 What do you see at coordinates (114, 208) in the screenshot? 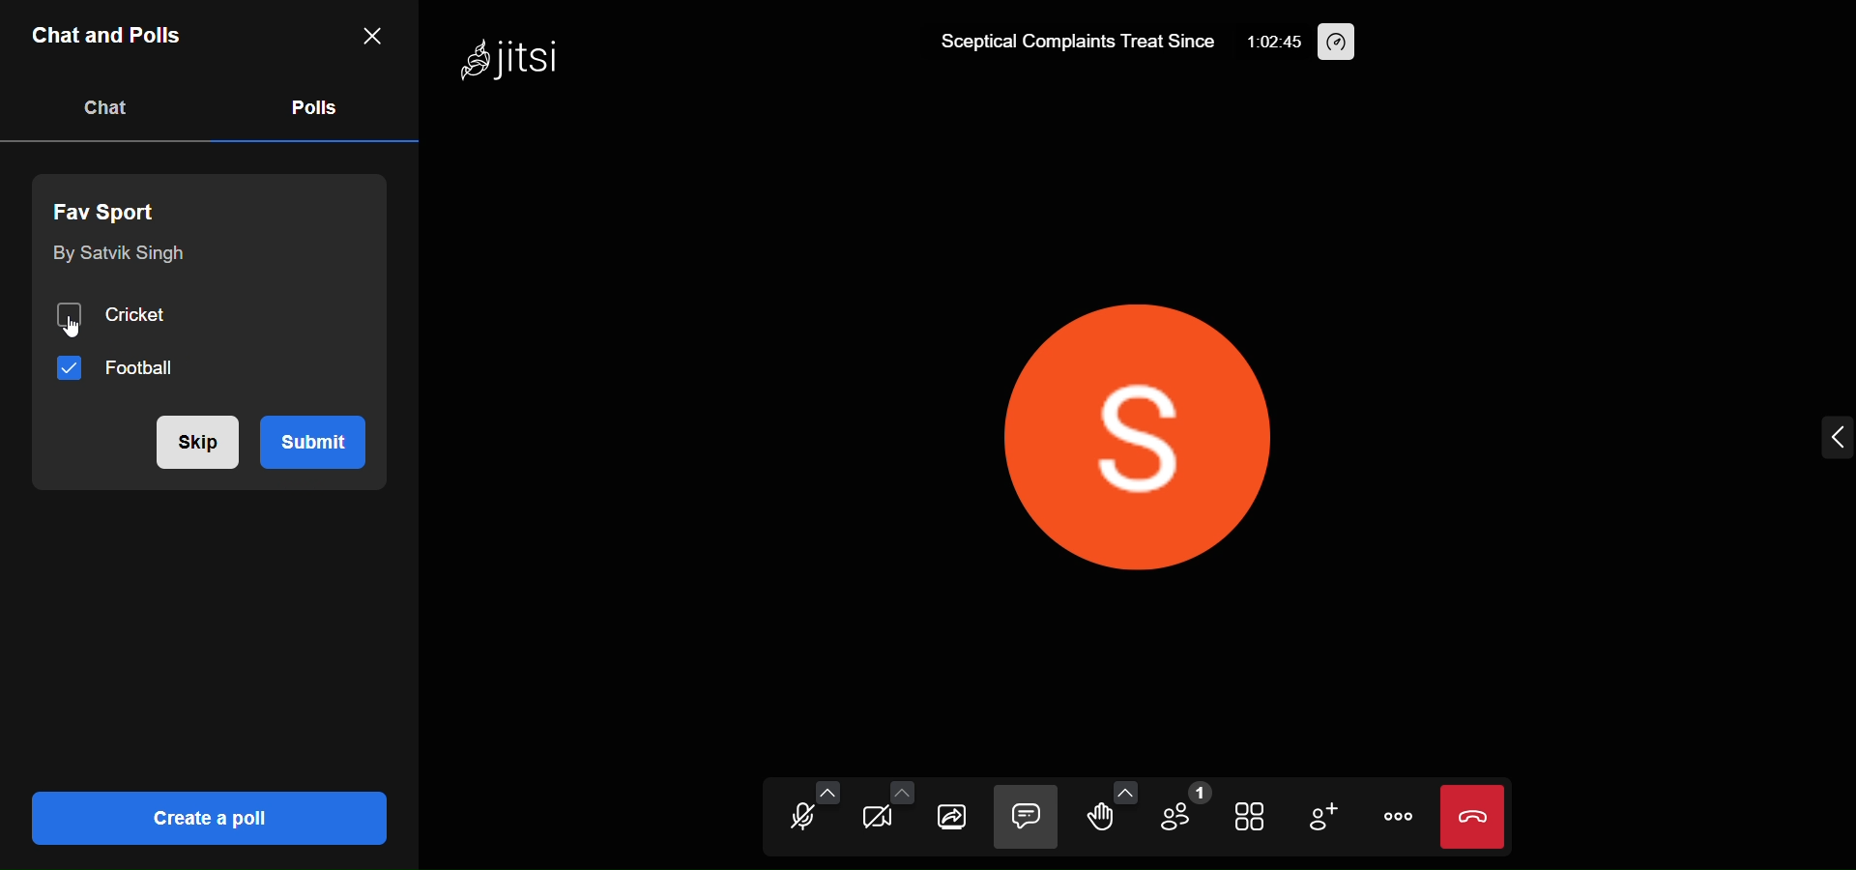
I see `fav sport` at bounding box center [114, 208].